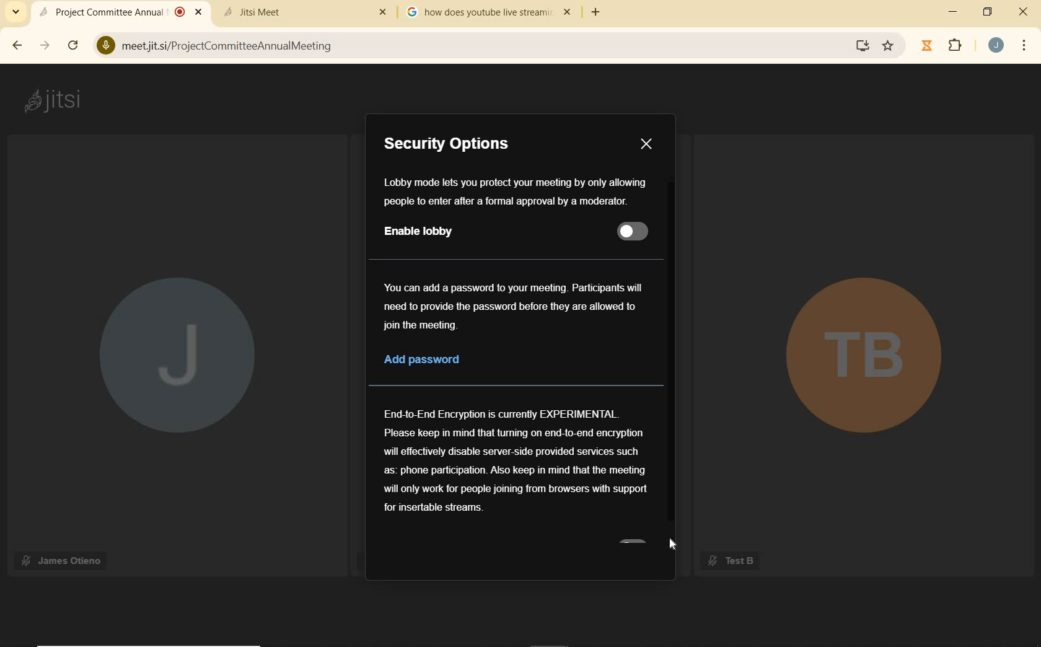 This screenshot has height=647, width=1041. What do you see at coordinates (452, 144) in the screenshot?
I see `SECURITY OPTIONS` at bounding box center [452, 144].